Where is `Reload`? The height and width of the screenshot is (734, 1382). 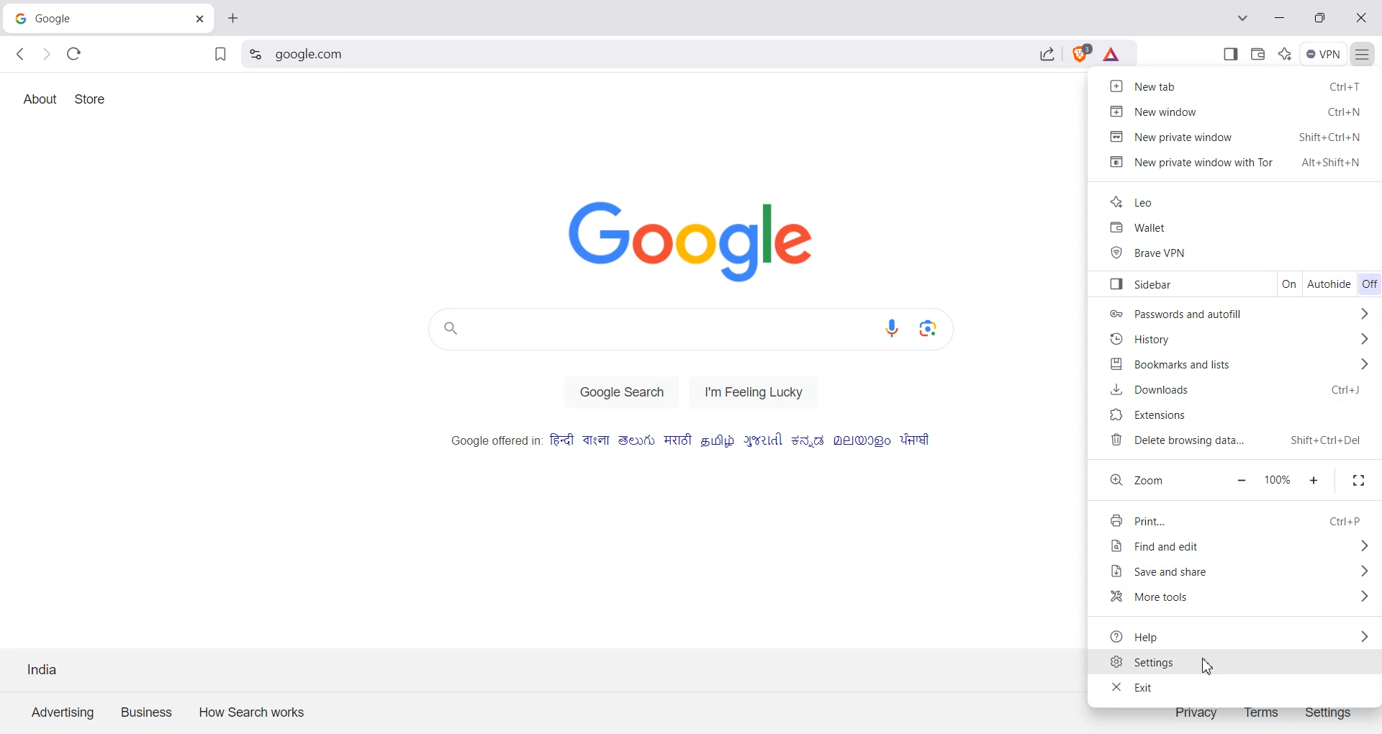
Reload is located at coordinates (74, 53).